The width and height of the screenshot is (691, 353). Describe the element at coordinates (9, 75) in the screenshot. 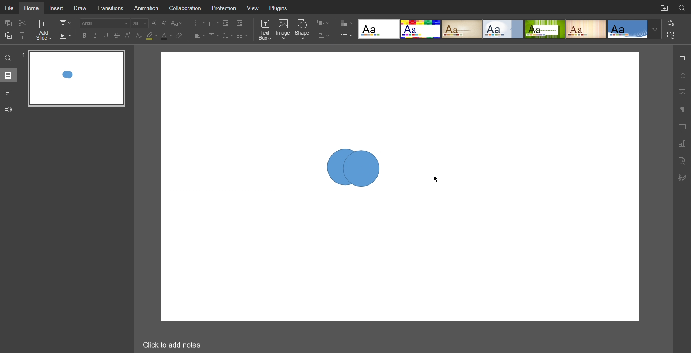

I see `Slides` at that location.